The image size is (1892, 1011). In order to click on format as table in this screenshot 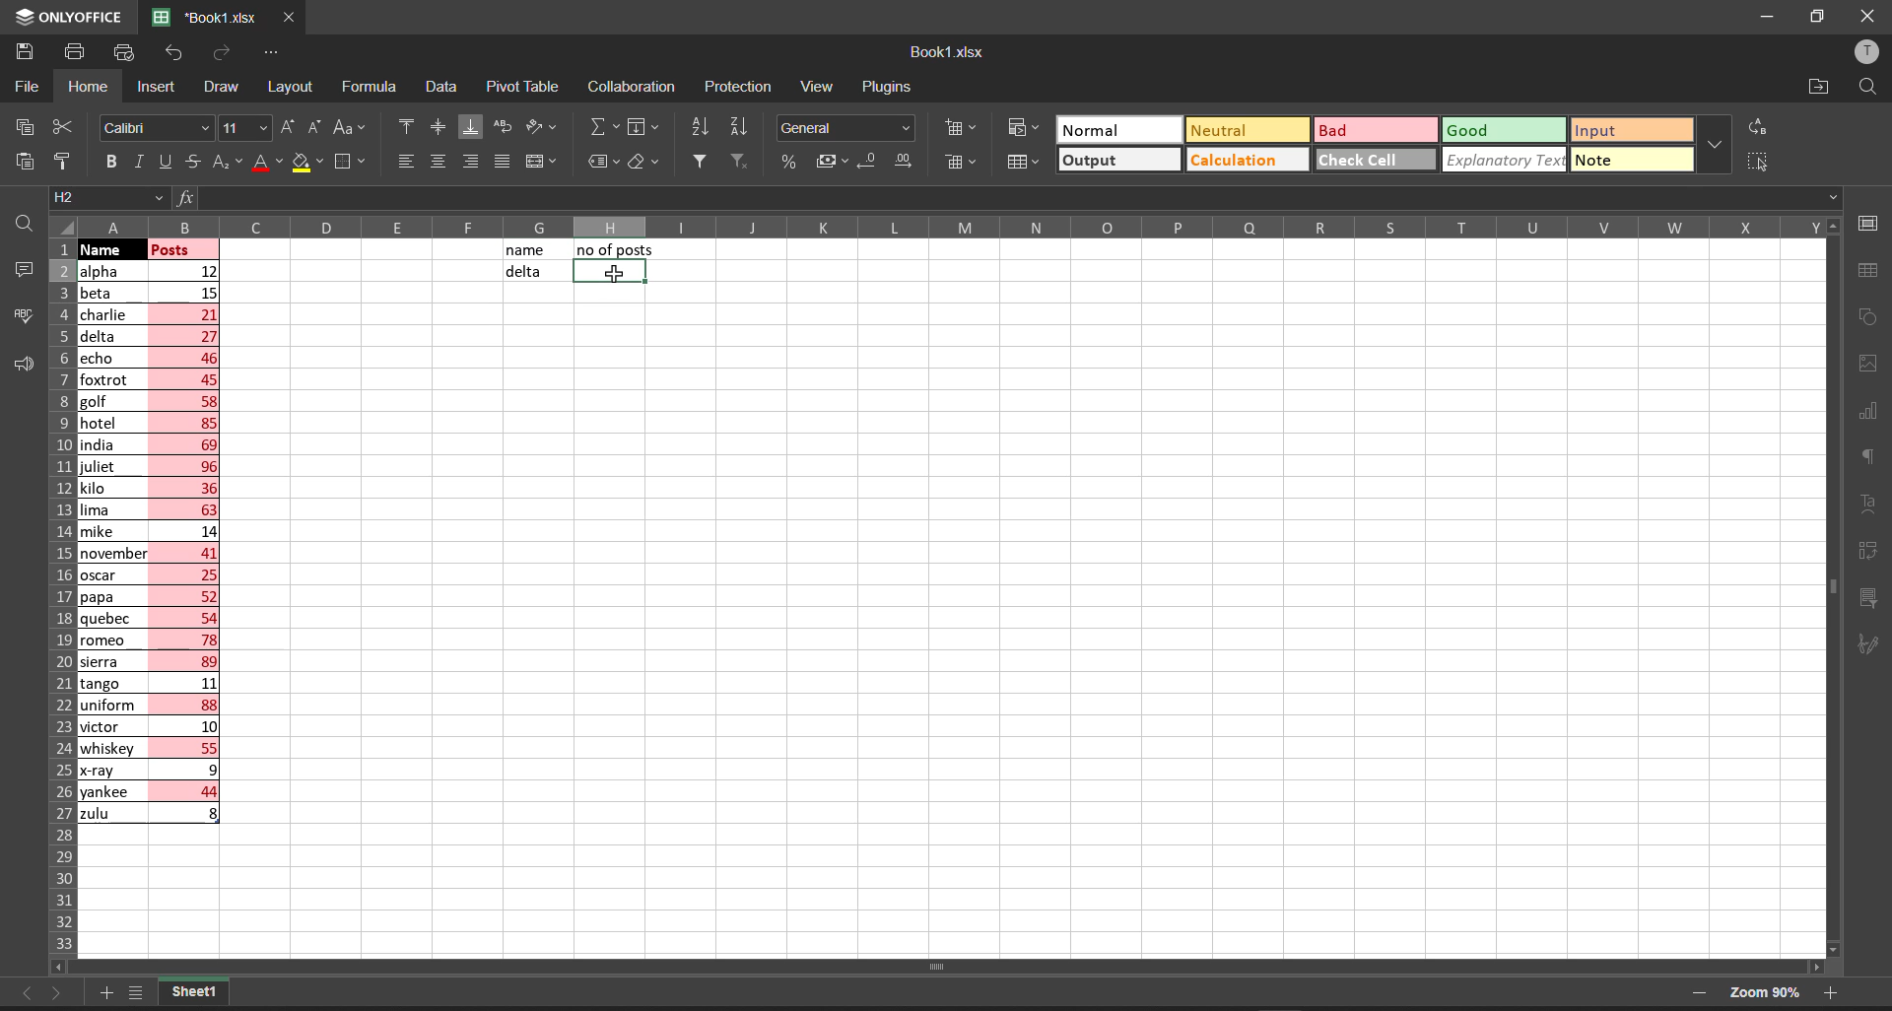, I will do `click(1022, 162)`.